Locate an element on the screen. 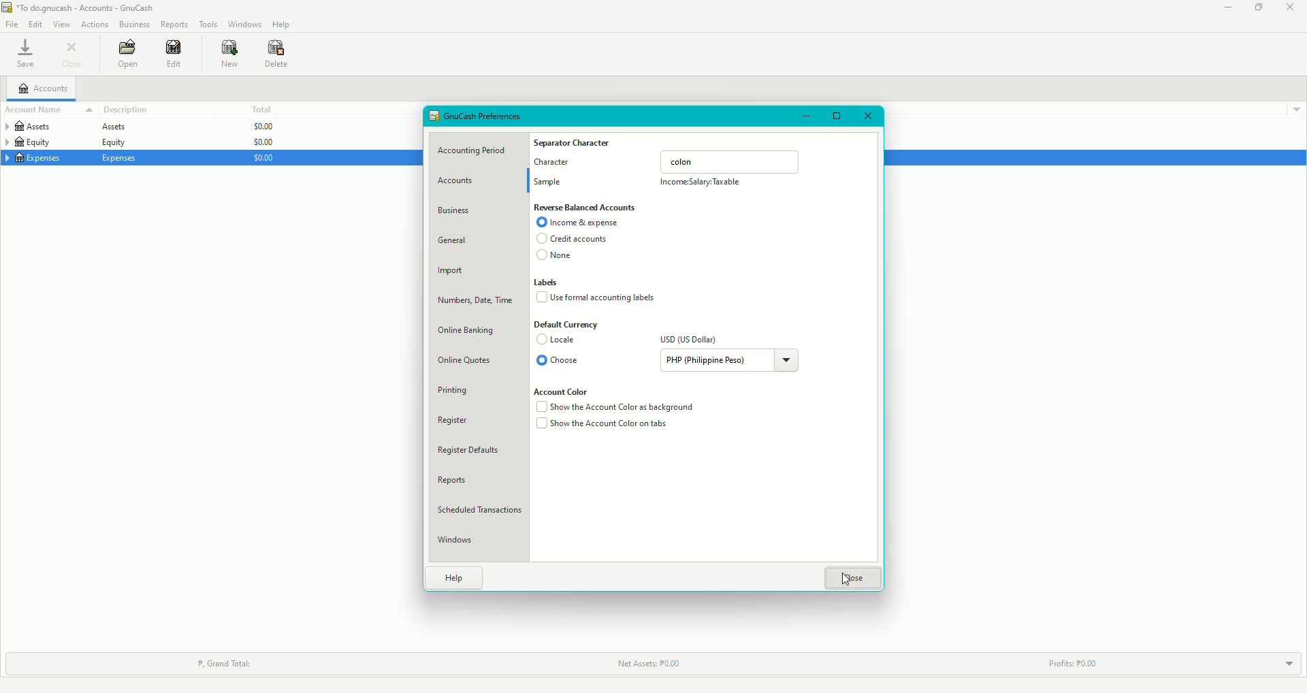 This screenshot has height=693, width=1307. New is located at coordinates (231, 54).